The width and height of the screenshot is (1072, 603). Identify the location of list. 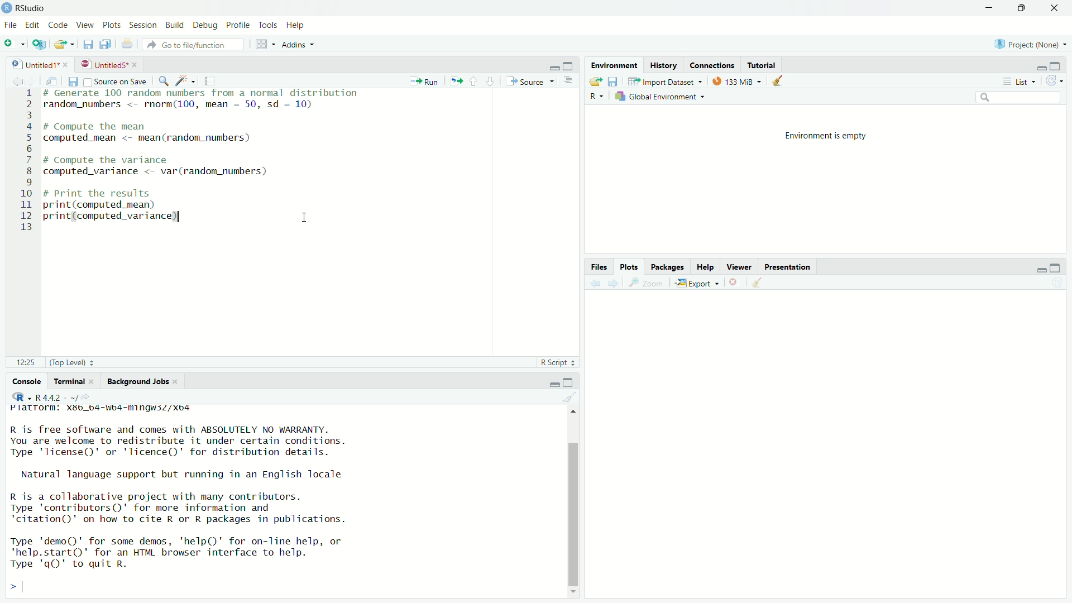
(1020, 82).